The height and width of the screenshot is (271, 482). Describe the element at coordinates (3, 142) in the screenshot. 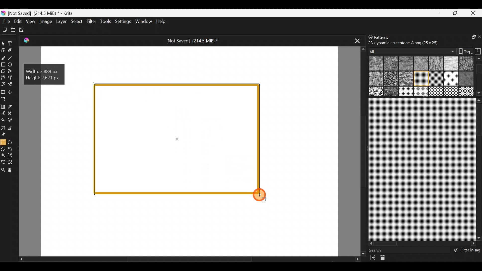

I see `Rectangular selection tool` at that location.